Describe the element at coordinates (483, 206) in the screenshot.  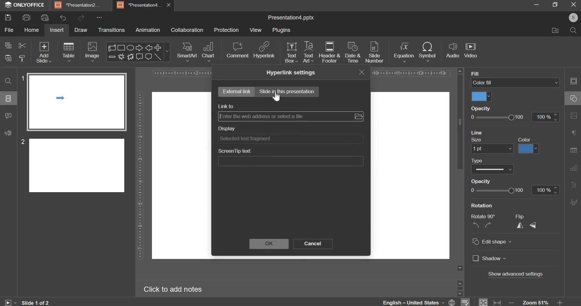
I see `Rotation` at that location.